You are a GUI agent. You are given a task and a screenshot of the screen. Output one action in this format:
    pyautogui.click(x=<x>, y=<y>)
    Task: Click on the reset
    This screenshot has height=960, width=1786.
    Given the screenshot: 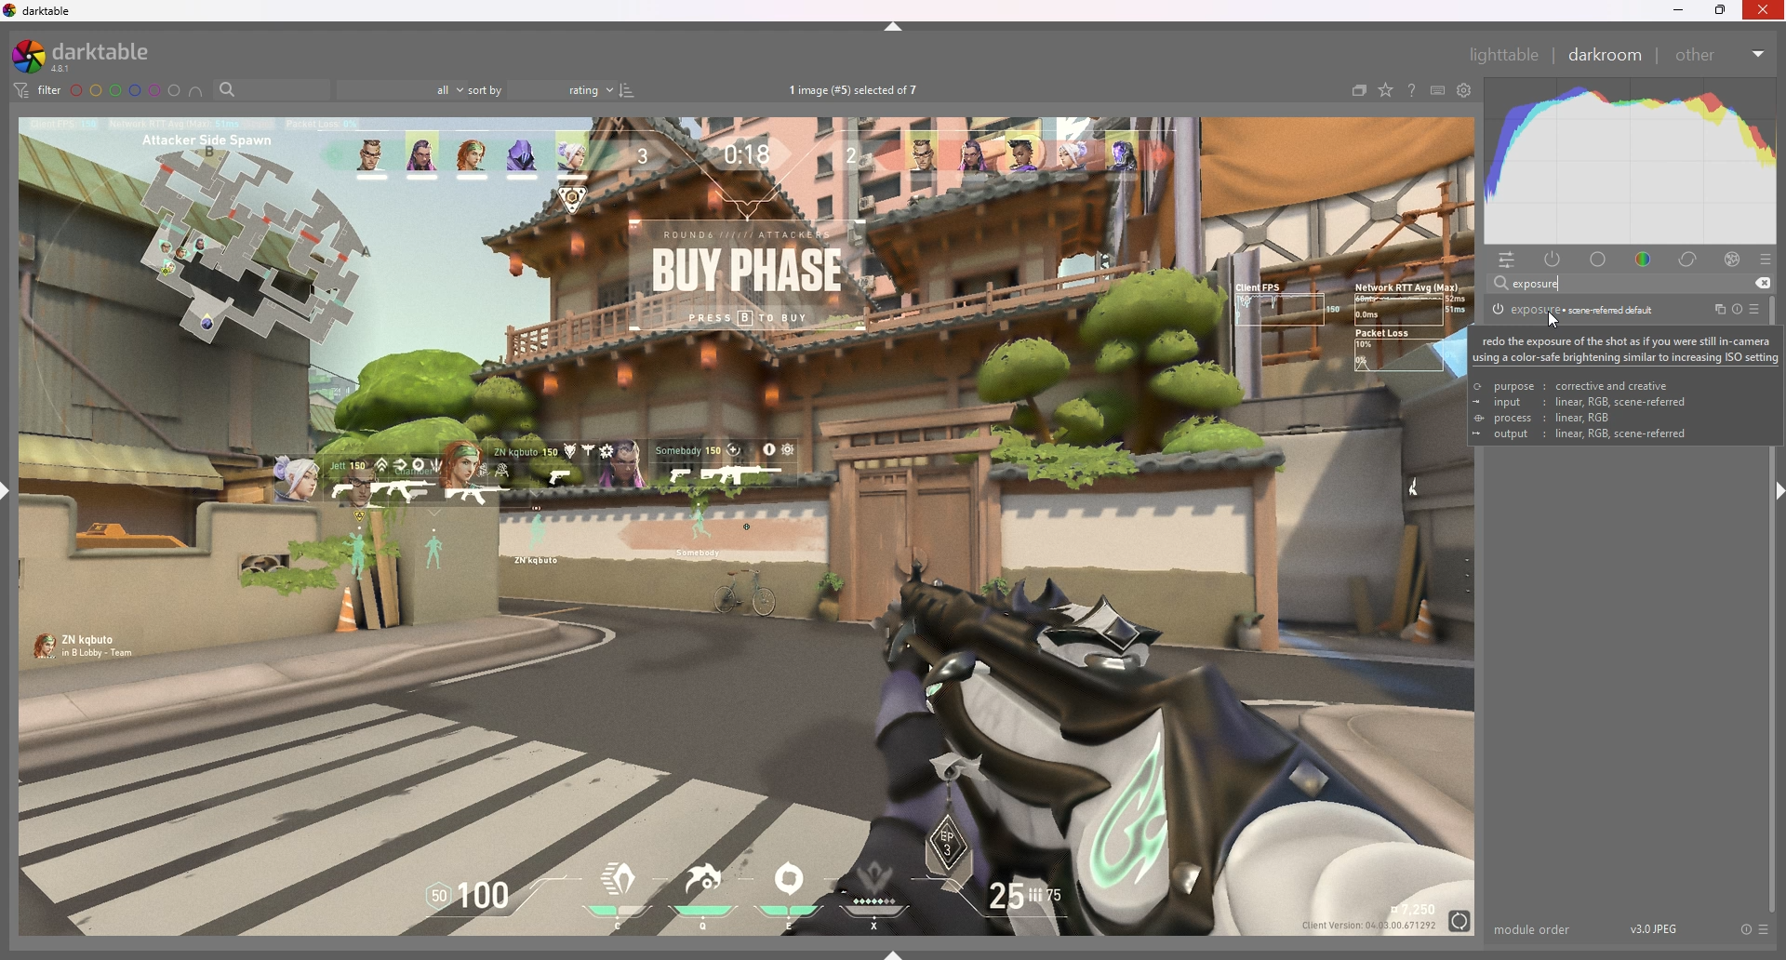 What is the action you would take?
    pyautogui.click(x=1745, y=930)
    